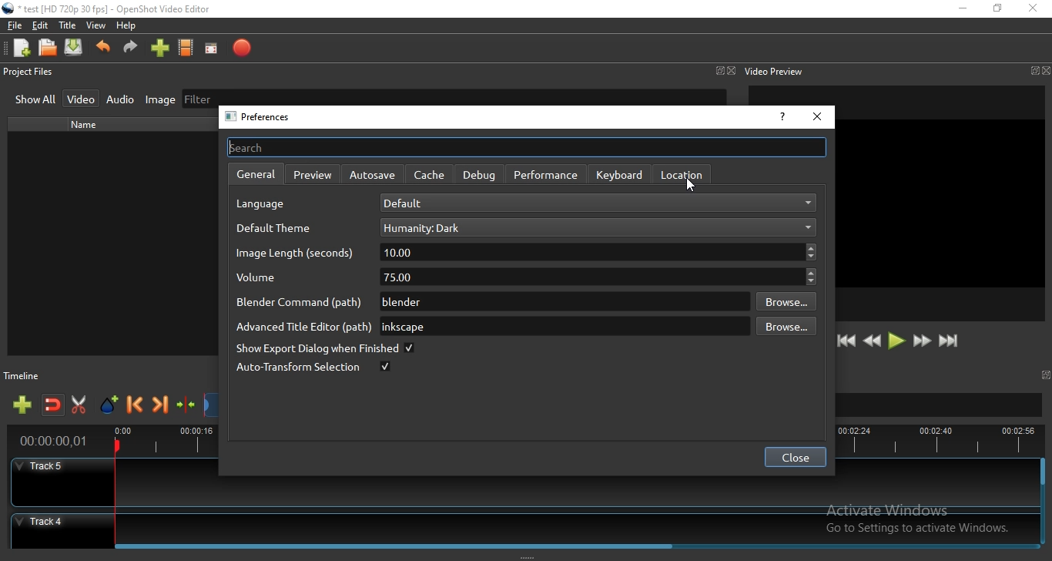 The height and width of the screenshot is (561, 1052). I want to click on Enable razor, so click(82, 405).